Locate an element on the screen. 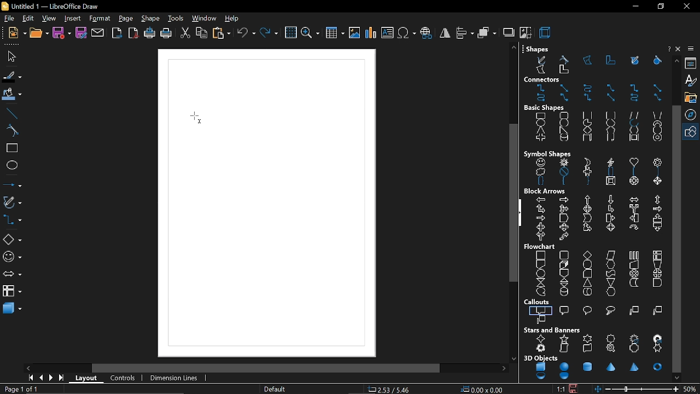  curved connector with arrows is located at coordinates (635, 98).